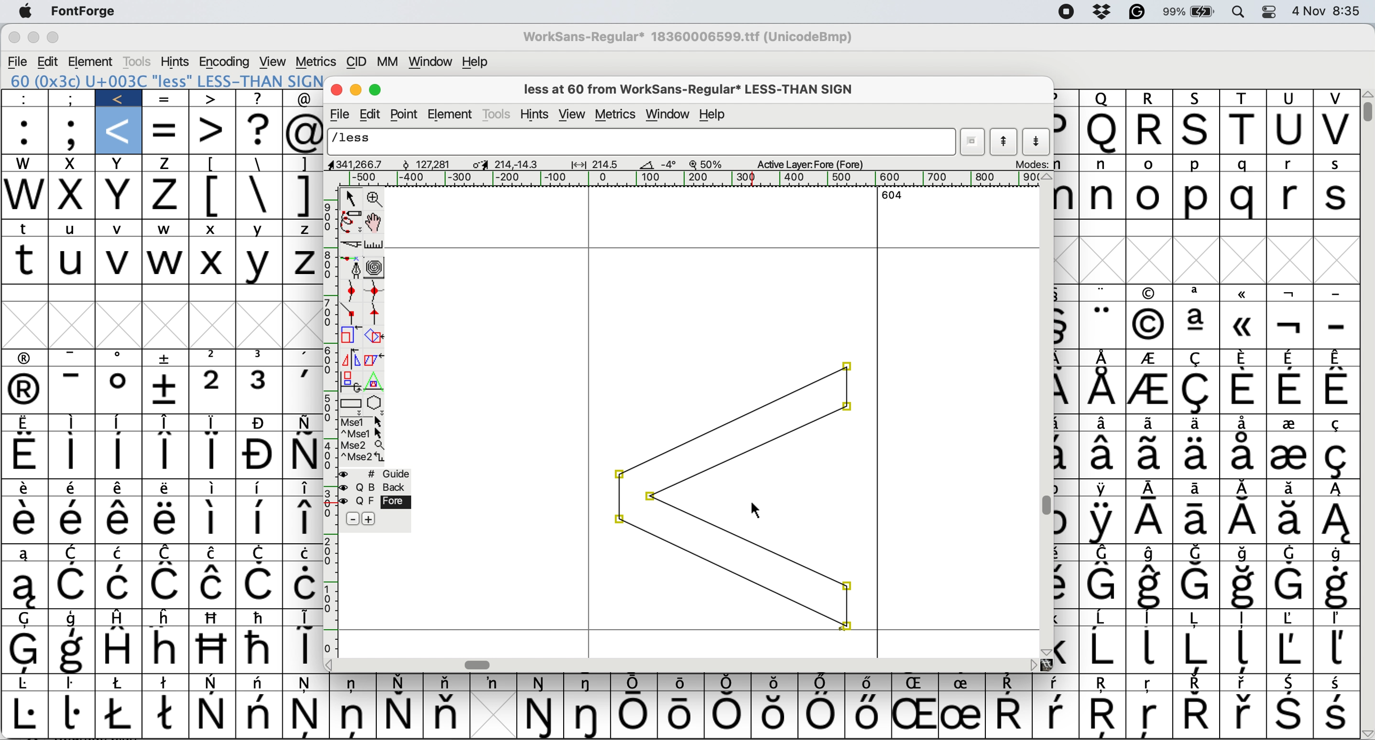  I want to click on Symbol, so click(168, 716).